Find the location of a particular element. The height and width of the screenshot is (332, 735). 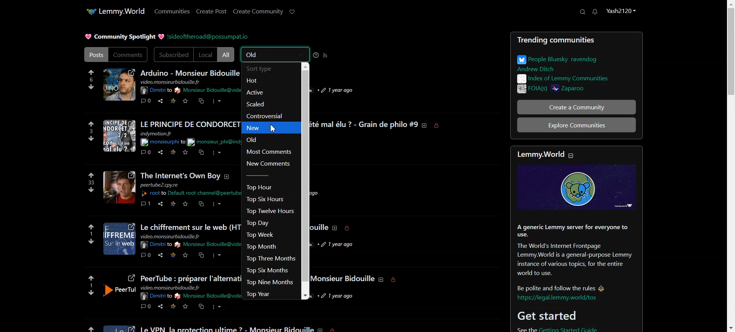

See the is located at coordinates (522, 329).